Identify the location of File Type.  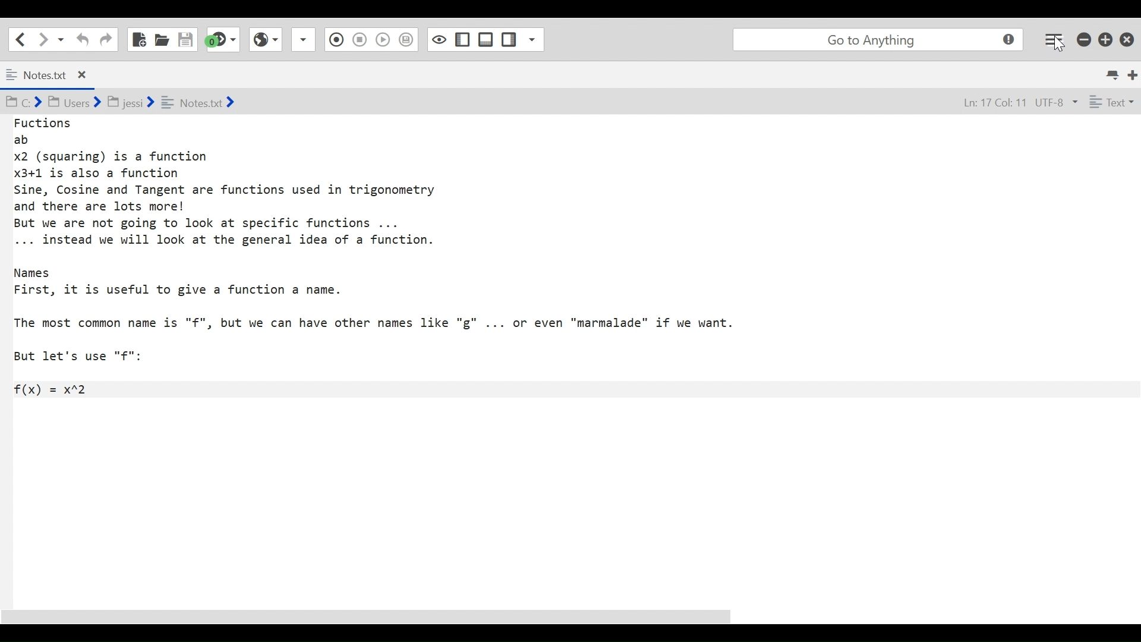
(1110, 104).